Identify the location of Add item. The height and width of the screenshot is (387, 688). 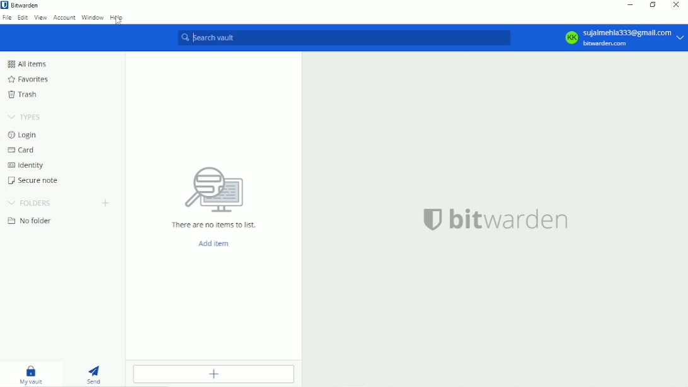
(215, 374).